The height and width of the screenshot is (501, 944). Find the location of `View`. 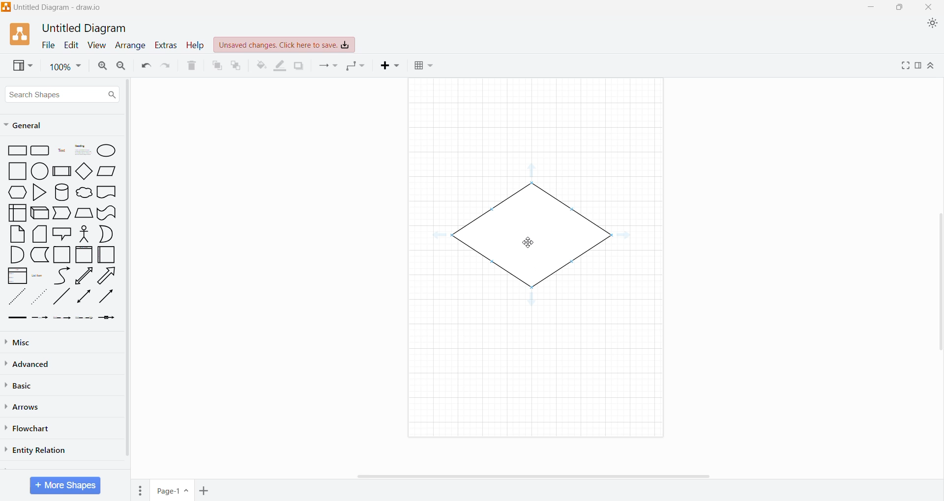

View is located at coordinates (22, 66).